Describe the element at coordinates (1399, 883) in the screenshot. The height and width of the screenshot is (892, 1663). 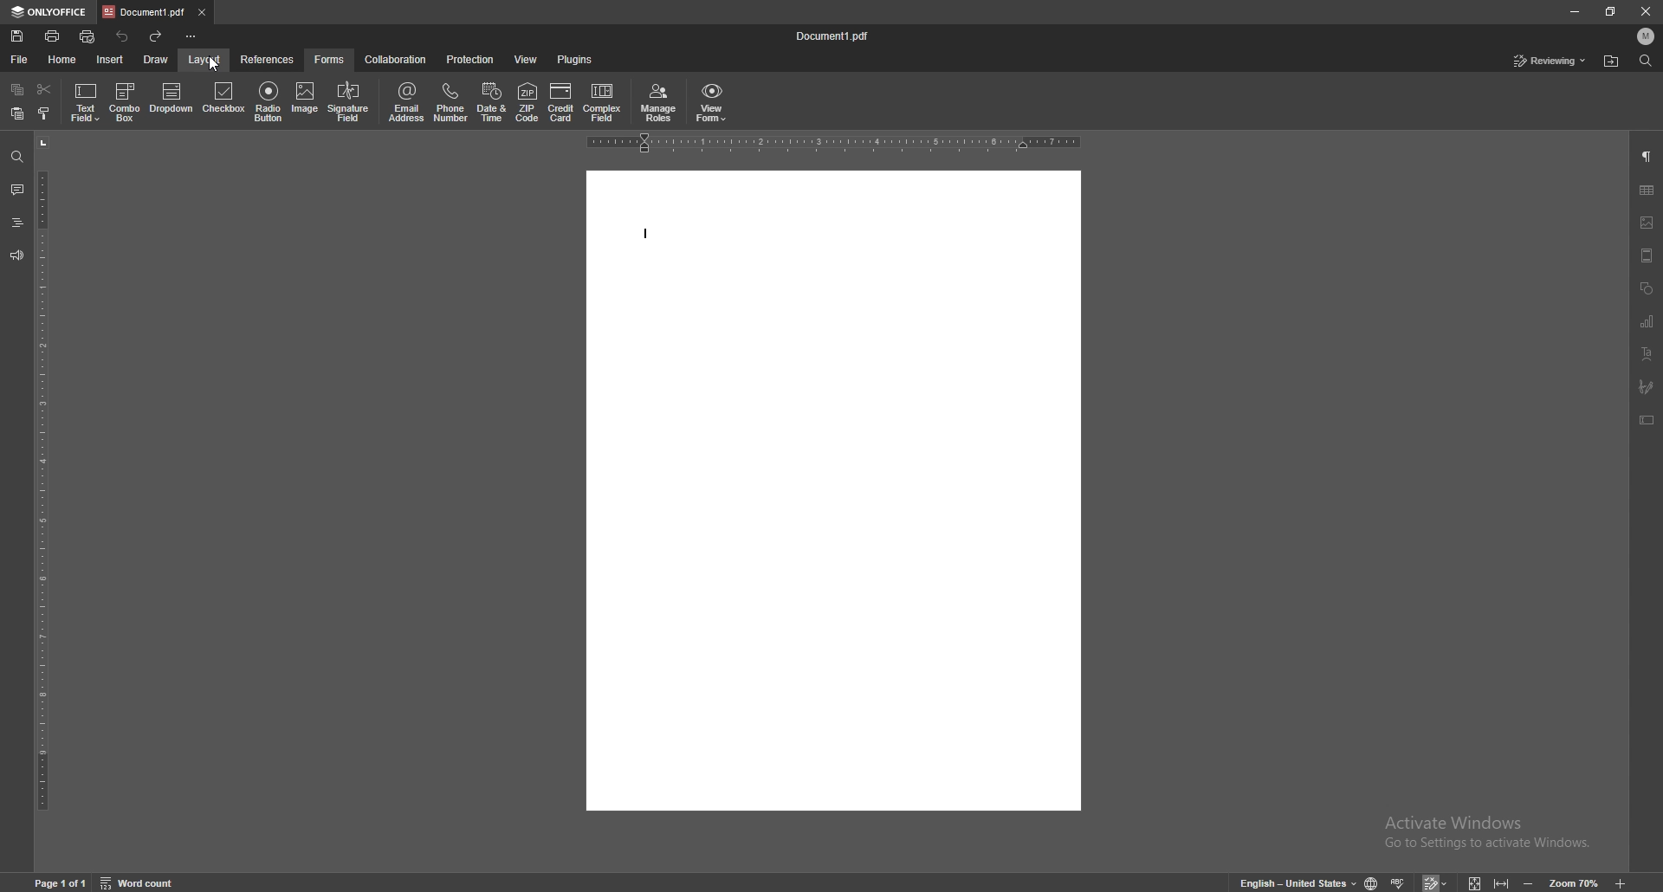
I see `spell check` at that location.